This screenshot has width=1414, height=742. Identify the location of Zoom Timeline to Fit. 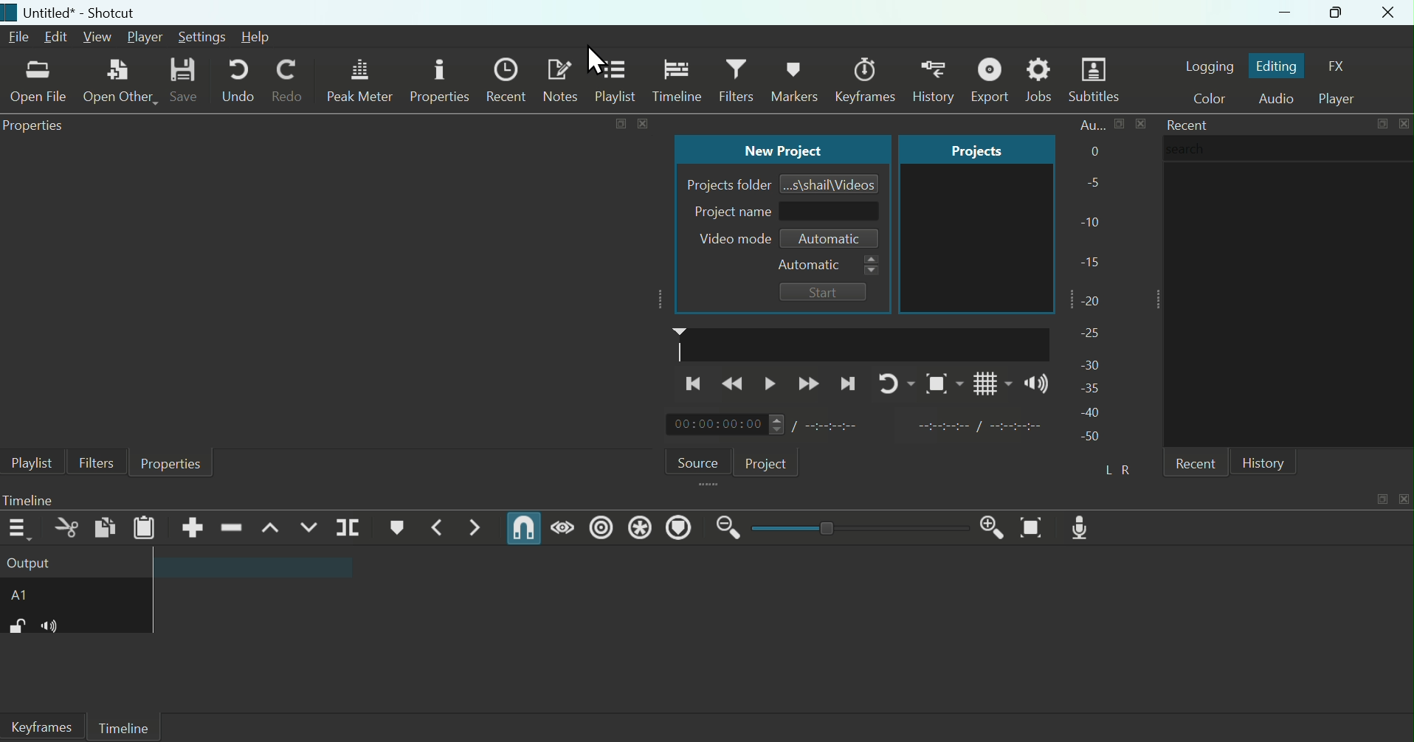
(1036, 527).